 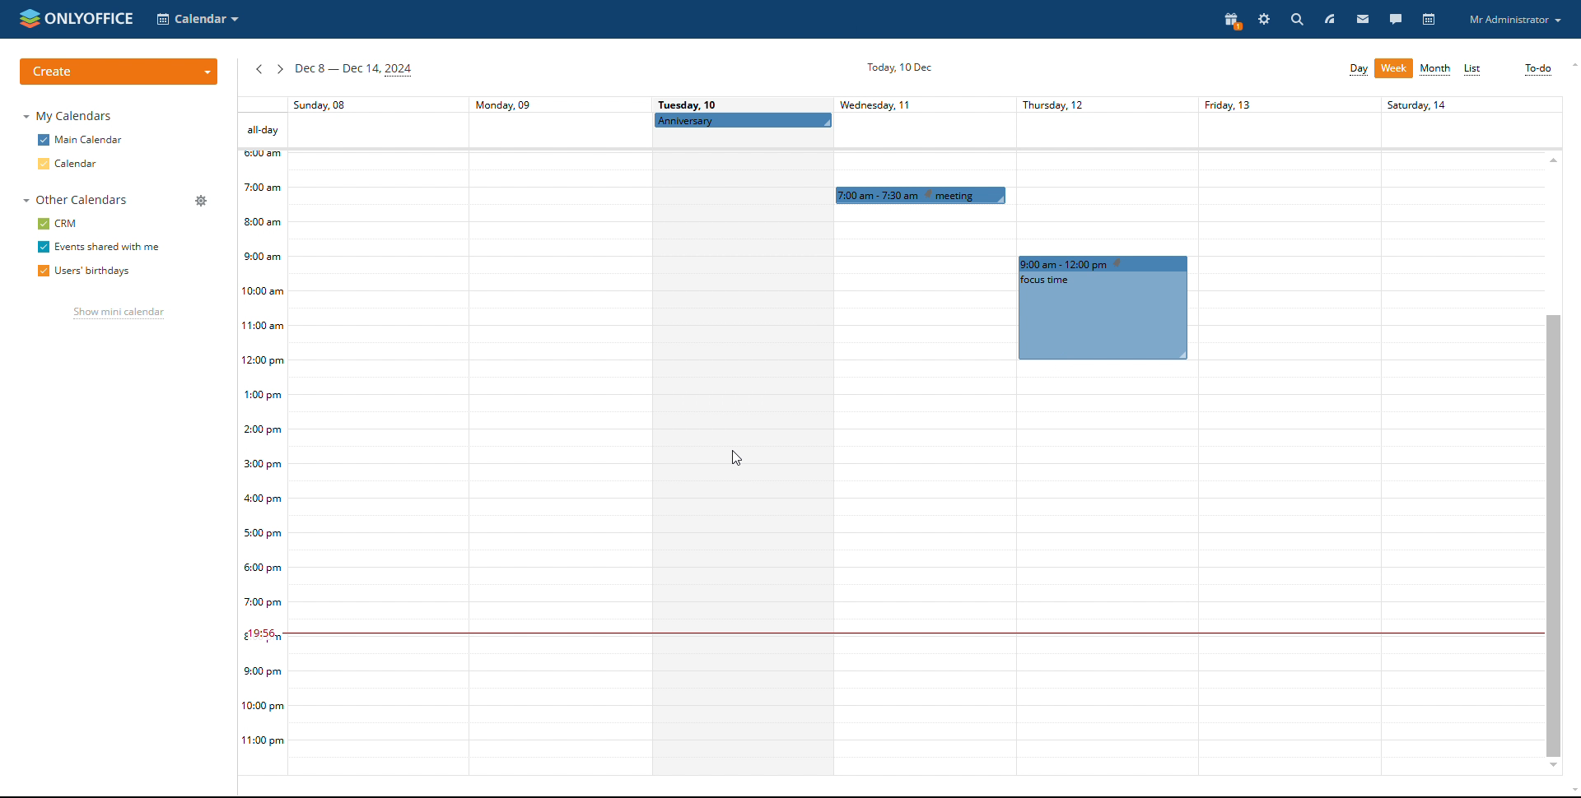 What do you see at coordinates (1436, 70) in the screenshot?
I see `month view` at bounding box center [1436, 70].